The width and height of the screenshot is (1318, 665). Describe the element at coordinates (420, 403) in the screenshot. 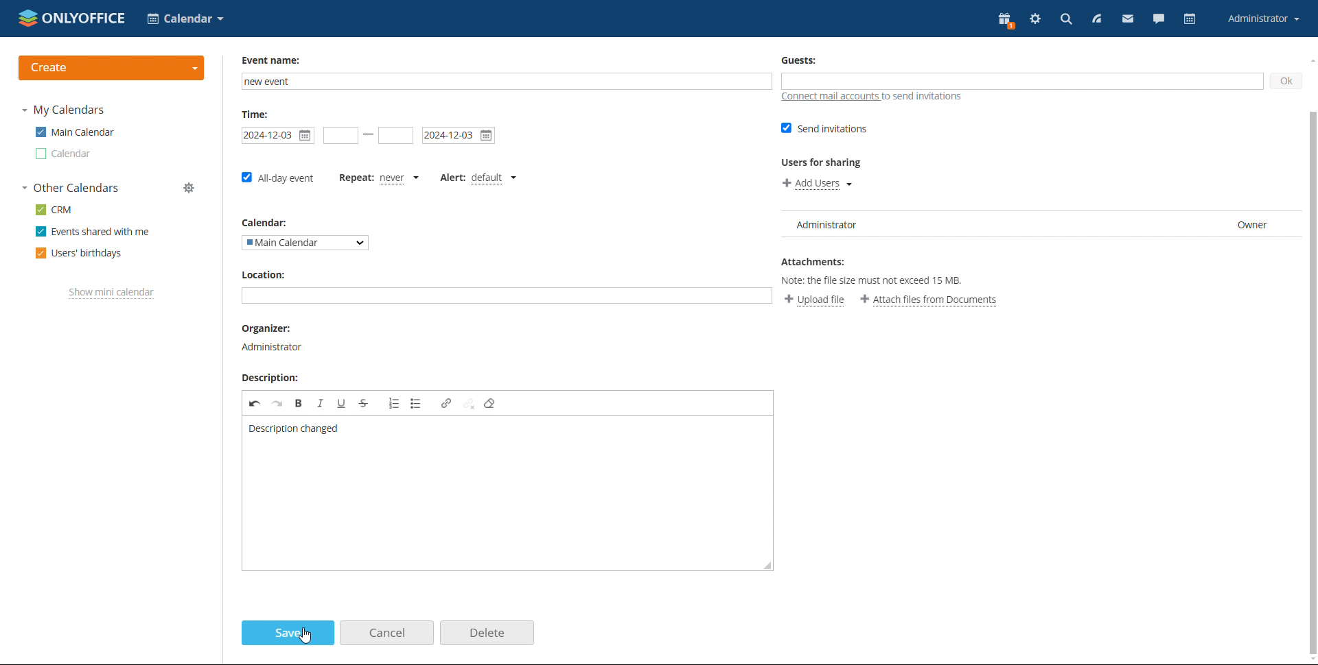

I see `insert/remove bulleted list` at that location.